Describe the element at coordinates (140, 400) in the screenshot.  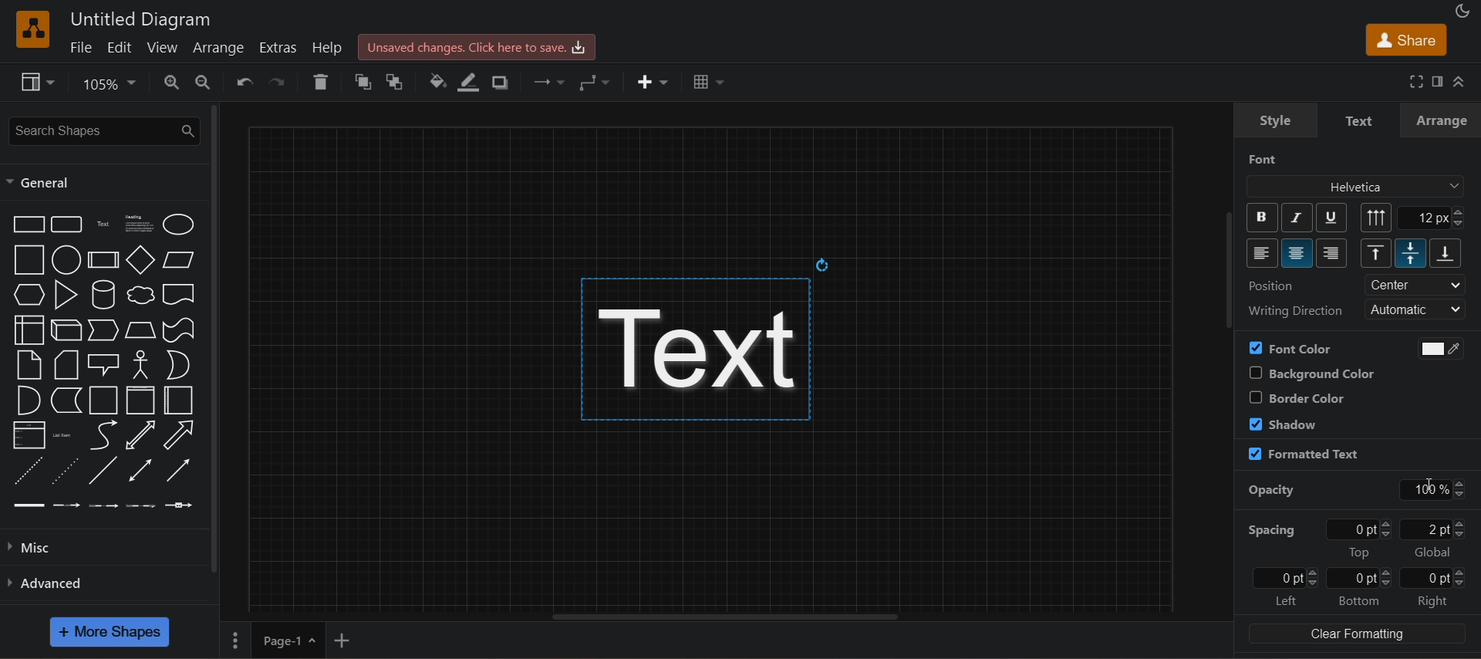
I see `vertical container` at that location.